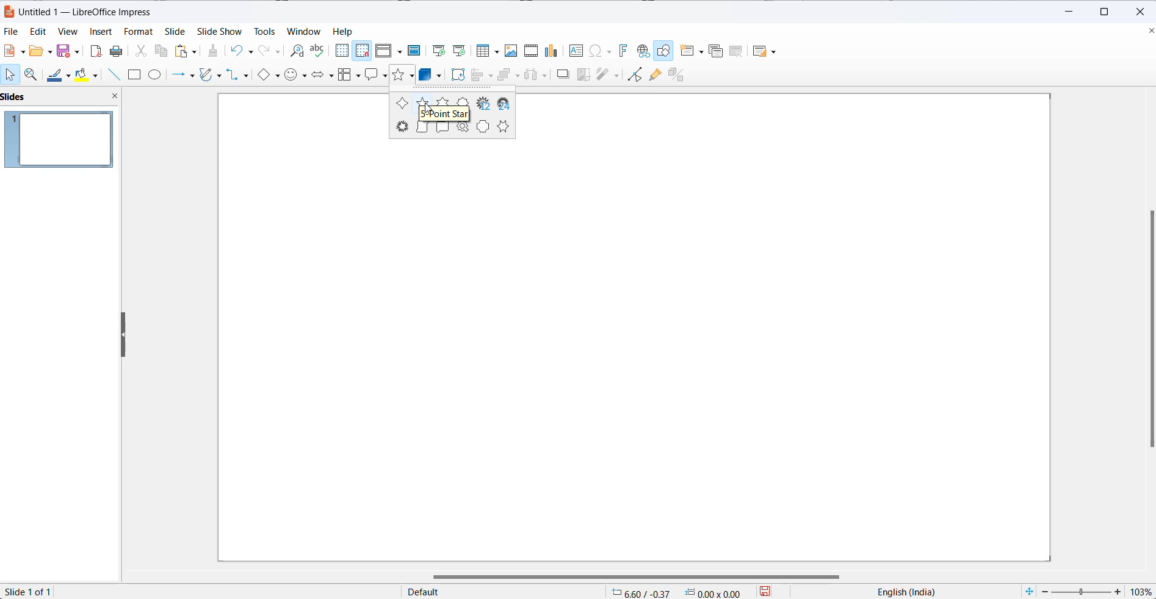 This screenshot has height=599, width=1156. I want to click on close document, so click(1149, 32).